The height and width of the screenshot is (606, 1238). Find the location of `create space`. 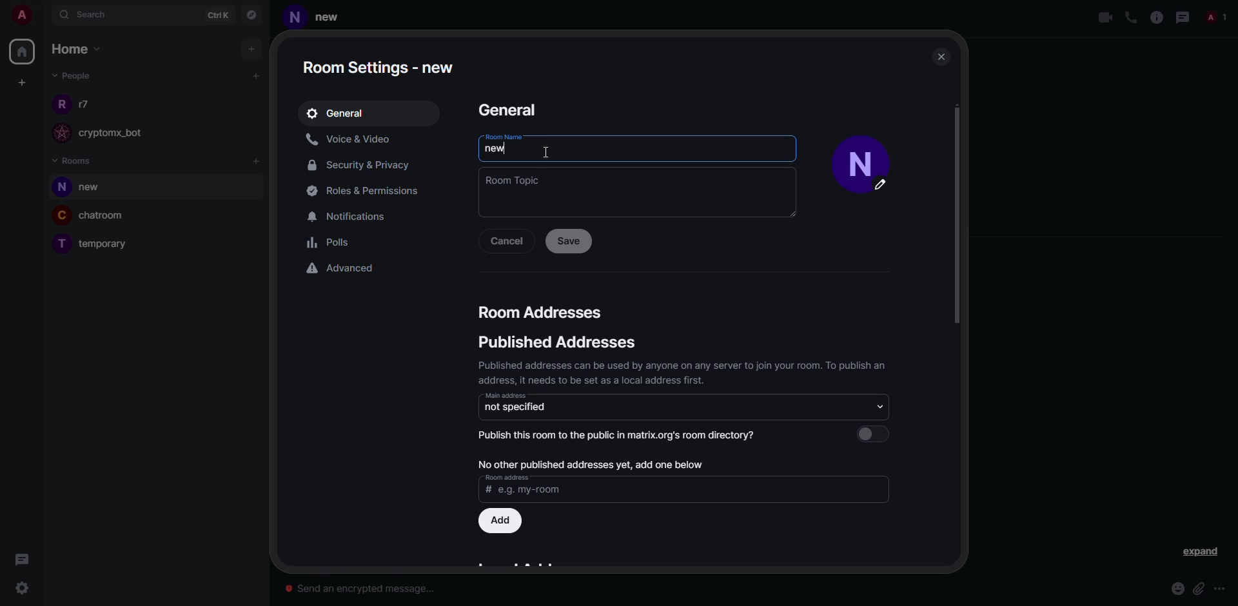

create space is located at coordinates (22, 83).